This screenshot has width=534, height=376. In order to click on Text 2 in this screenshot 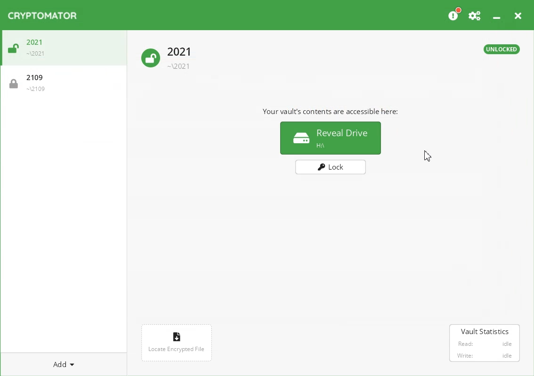, I will do `click(503, 49)`.